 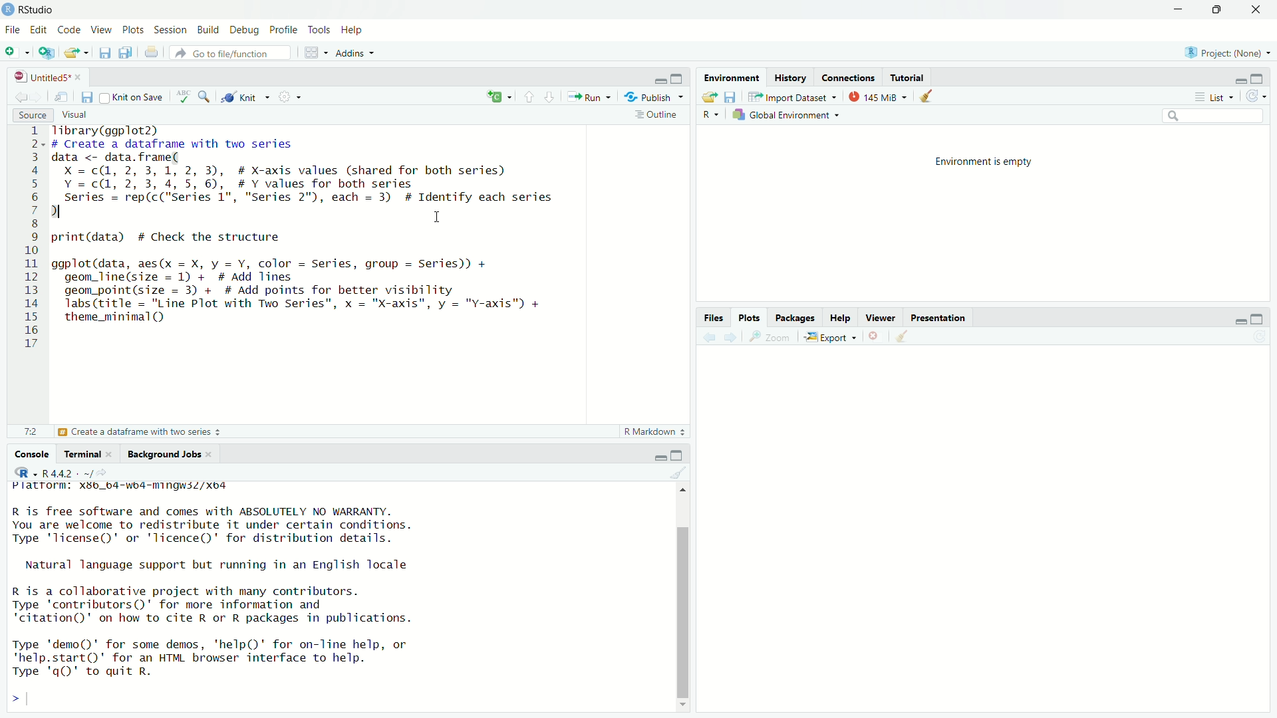 What do you see at coordinates (659, 455) in the screenshot?
I see `minimize` at bounding box center [659, 455].